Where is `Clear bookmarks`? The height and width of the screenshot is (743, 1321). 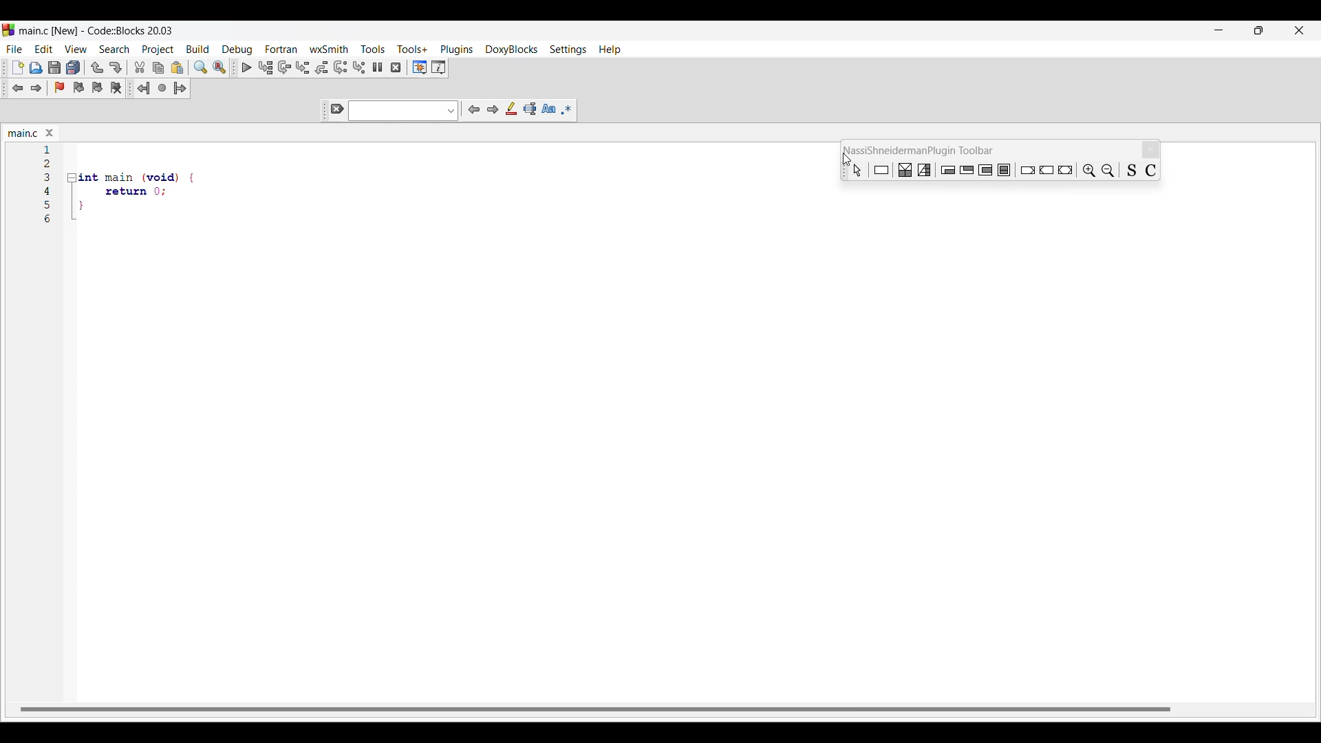
Clear bookmarks is located at coordinates (116, 87).